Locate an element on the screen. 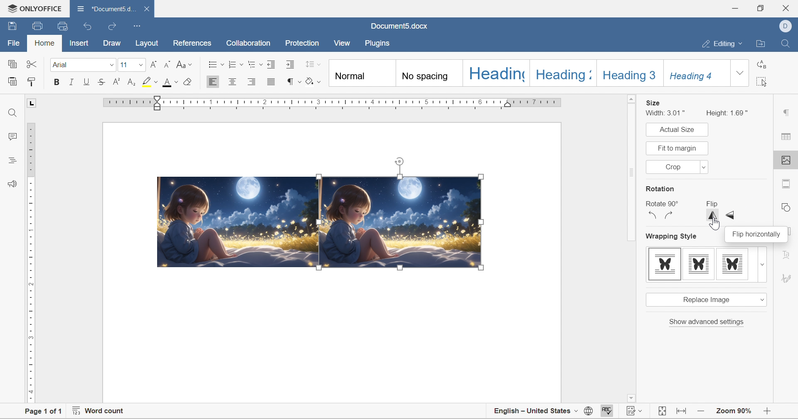 The height and width of the screenshot is (419, 798). drop down is located at coordinates (111, 65).